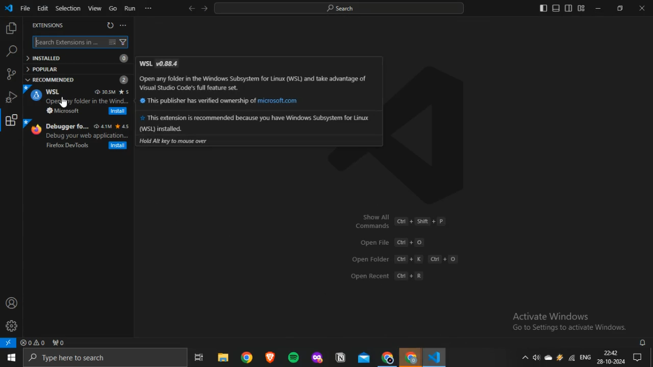 The height and width of the screenshot is (367, 653). I want to click on close, so click(642, 8).